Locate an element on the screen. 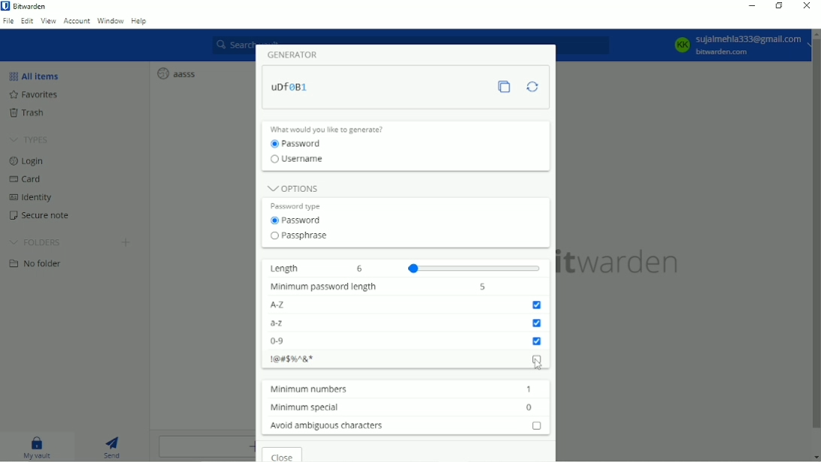 The height and width of the screenshot is (462, 821). Special characters is located at coordinates (291, 360).